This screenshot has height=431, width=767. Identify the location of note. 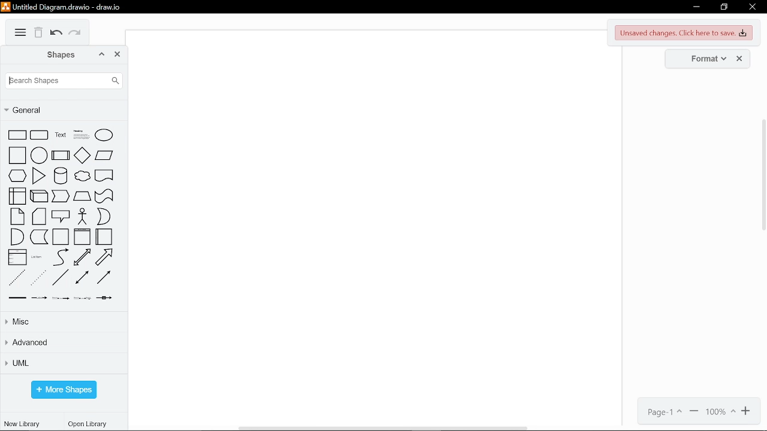
(17, 217).